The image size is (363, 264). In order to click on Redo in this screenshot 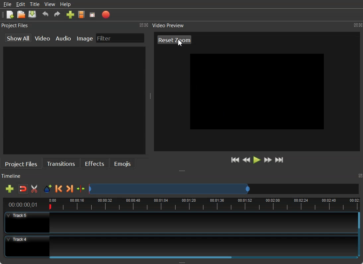, I will do `click(57, 14)`.